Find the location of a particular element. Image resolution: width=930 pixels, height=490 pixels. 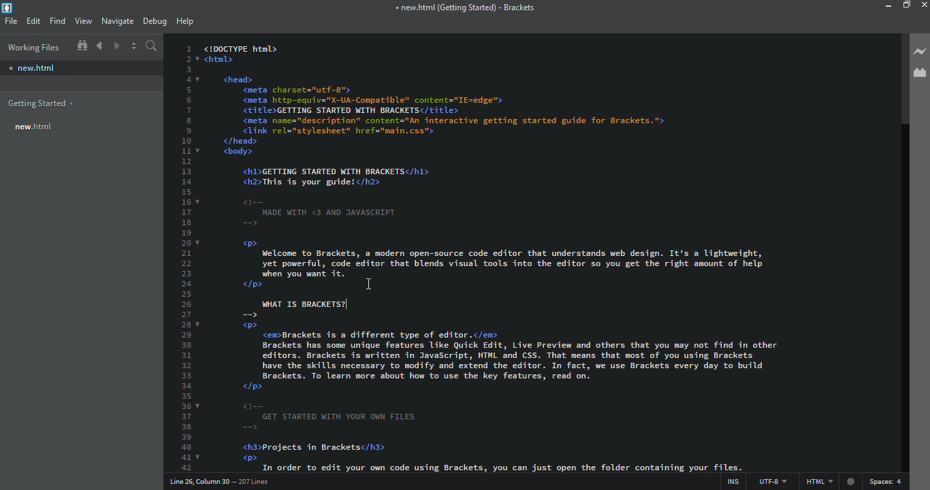

new is located at coordinates (33, 127).